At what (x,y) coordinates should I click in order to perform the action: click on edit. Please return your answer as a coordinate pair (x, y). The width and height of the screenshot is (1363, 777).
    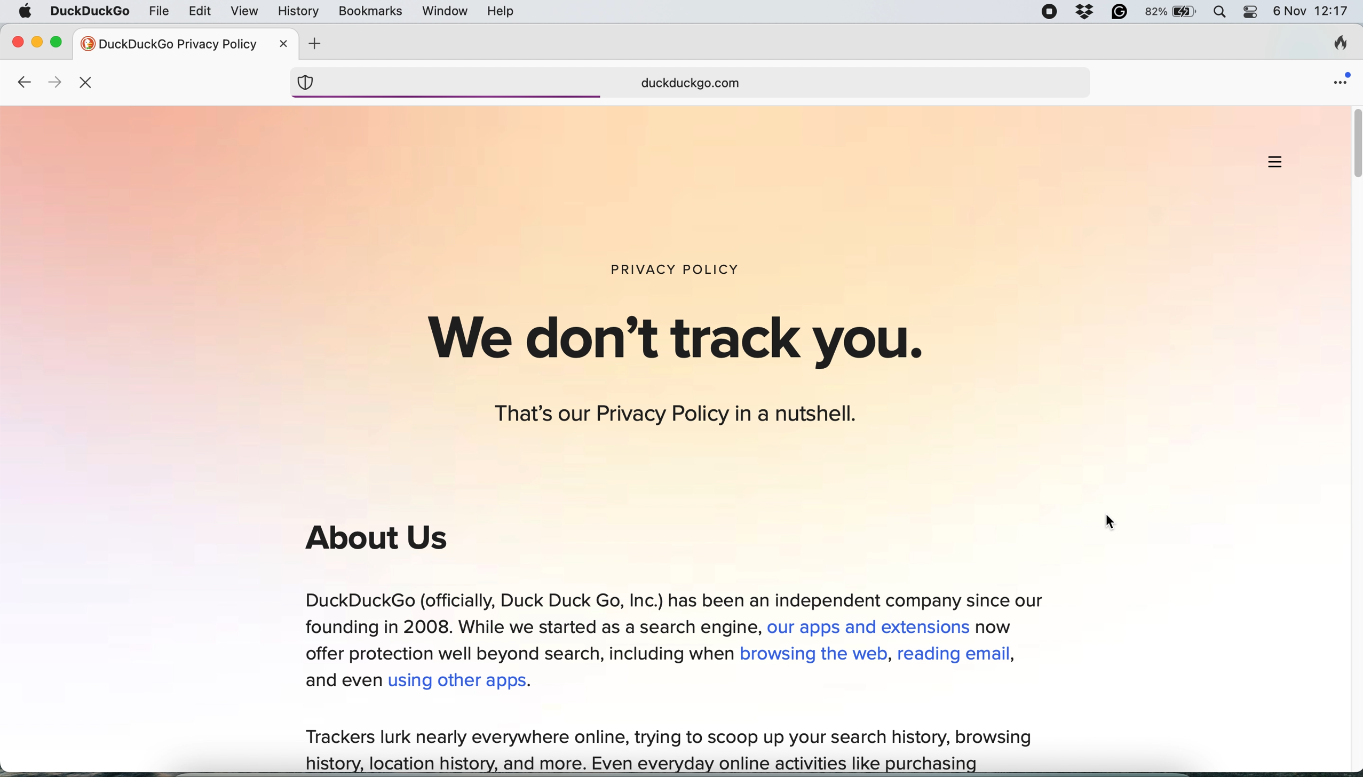
    Looking at the image, I should click on (200, 12).